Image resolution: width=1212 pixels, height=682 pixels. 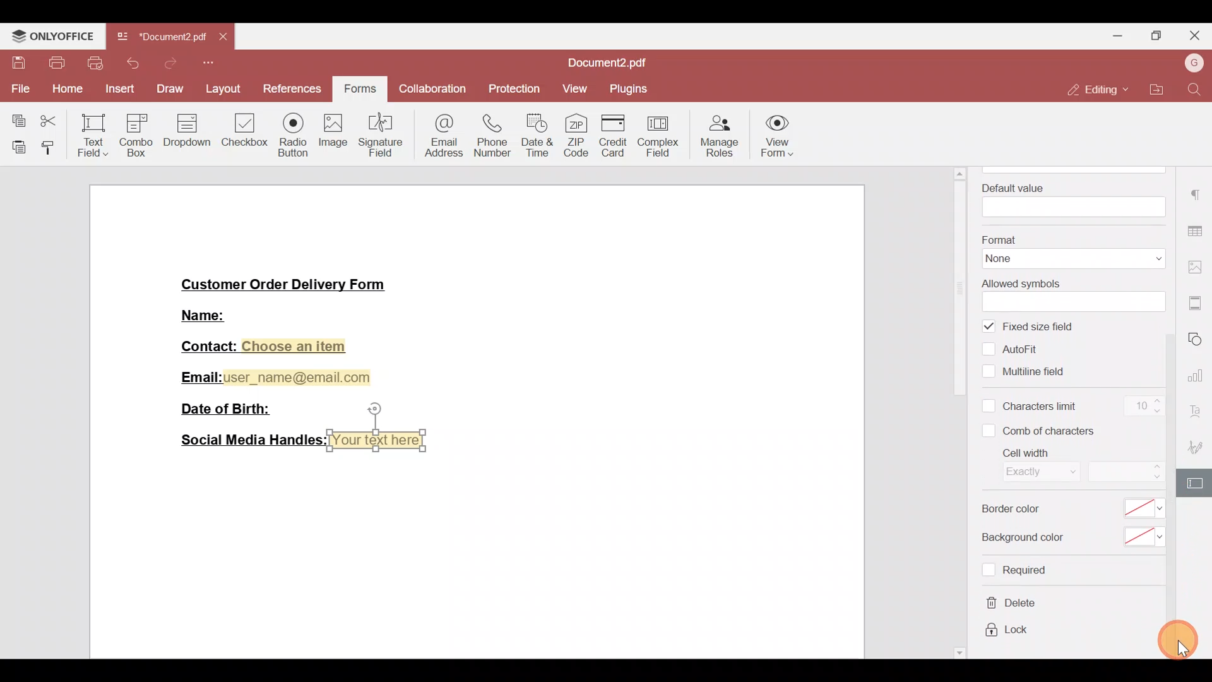 I want to click on Required, so click(x=1018, y=571).